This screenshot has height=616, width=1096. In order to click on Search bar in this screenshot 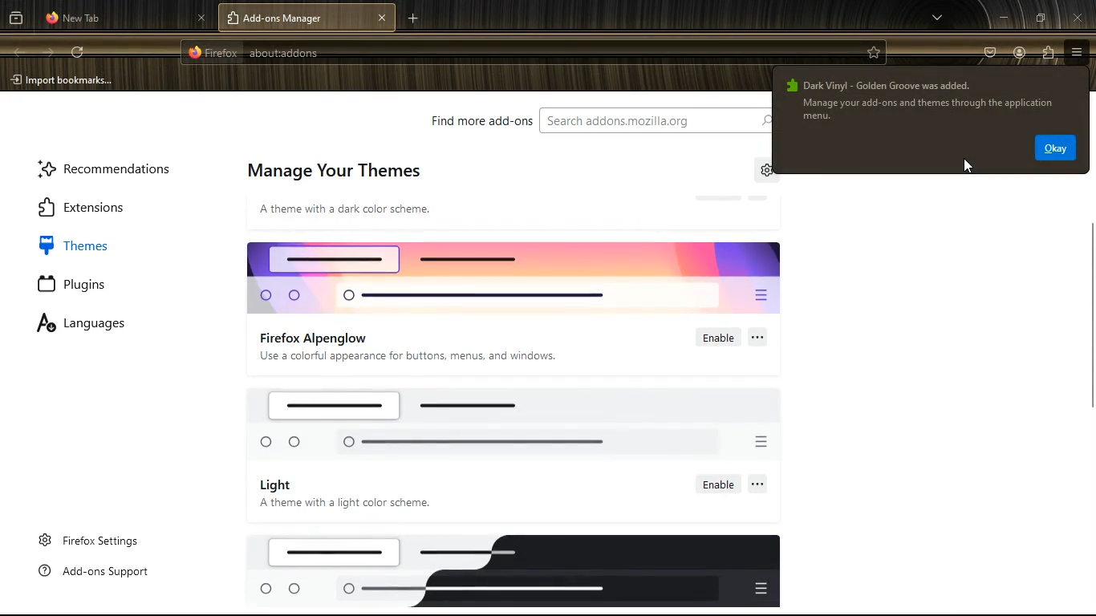, I will do `click(538, 52)`.